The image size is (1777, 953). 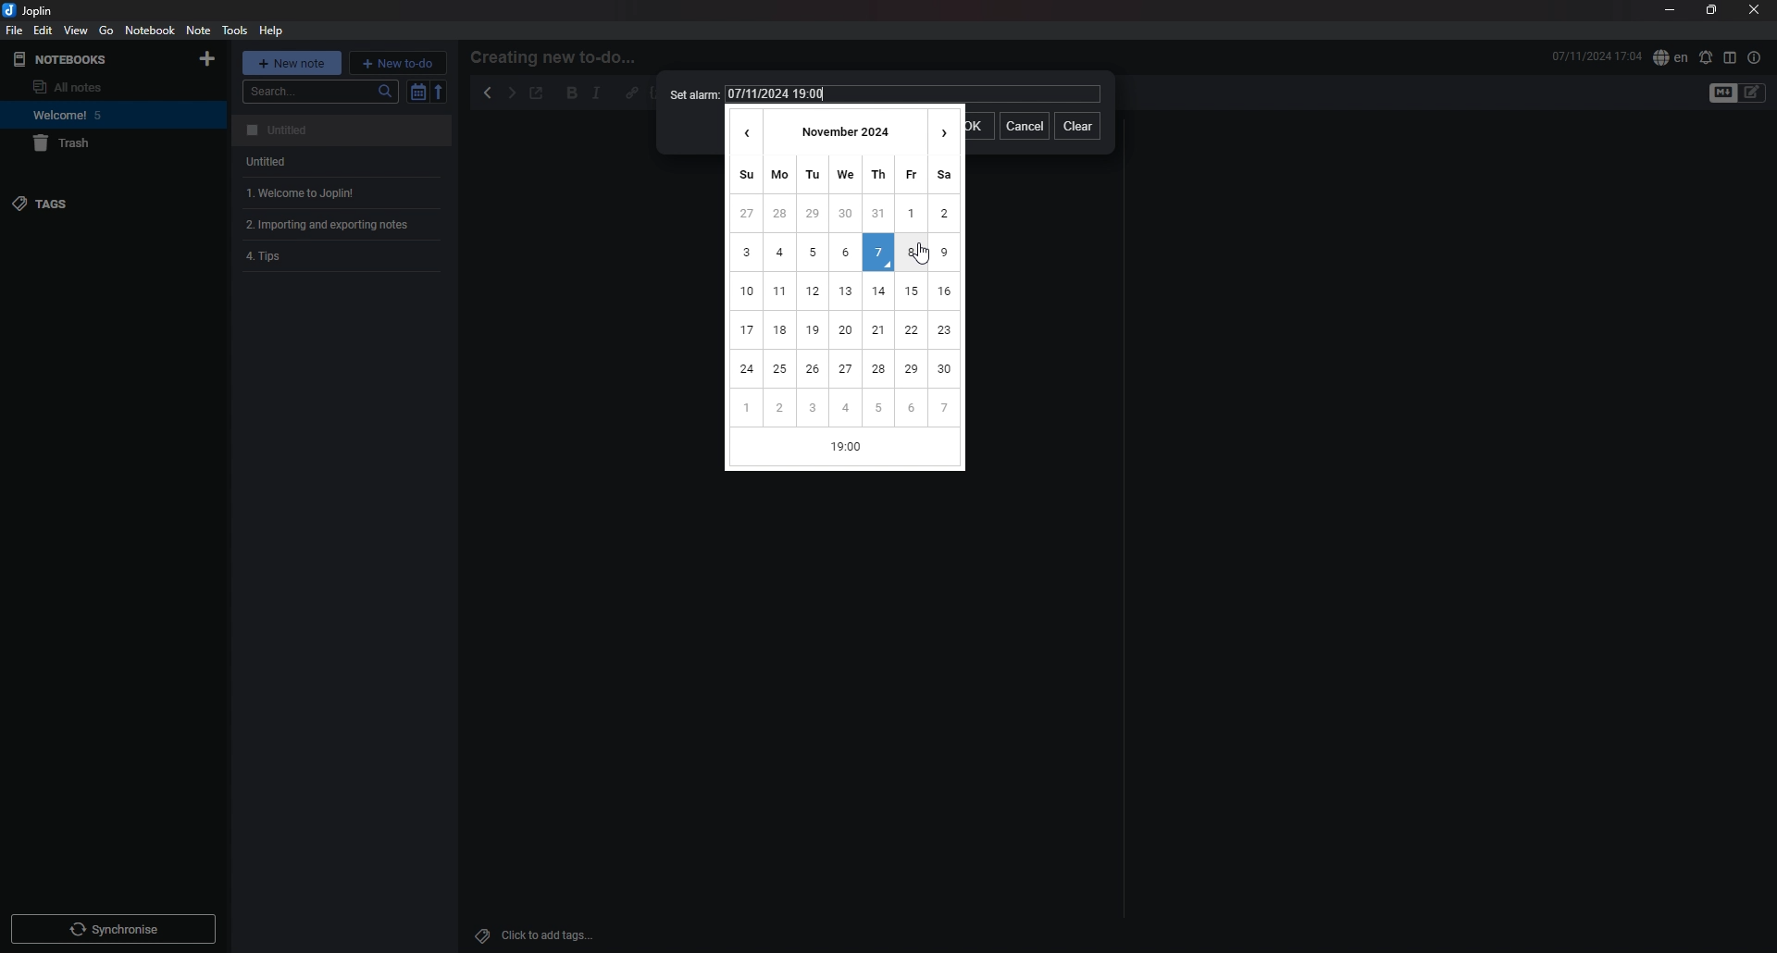 What do you see at coordinates (345, 130) in the screenshot?
I see `note` at bounding box center [345, 130].